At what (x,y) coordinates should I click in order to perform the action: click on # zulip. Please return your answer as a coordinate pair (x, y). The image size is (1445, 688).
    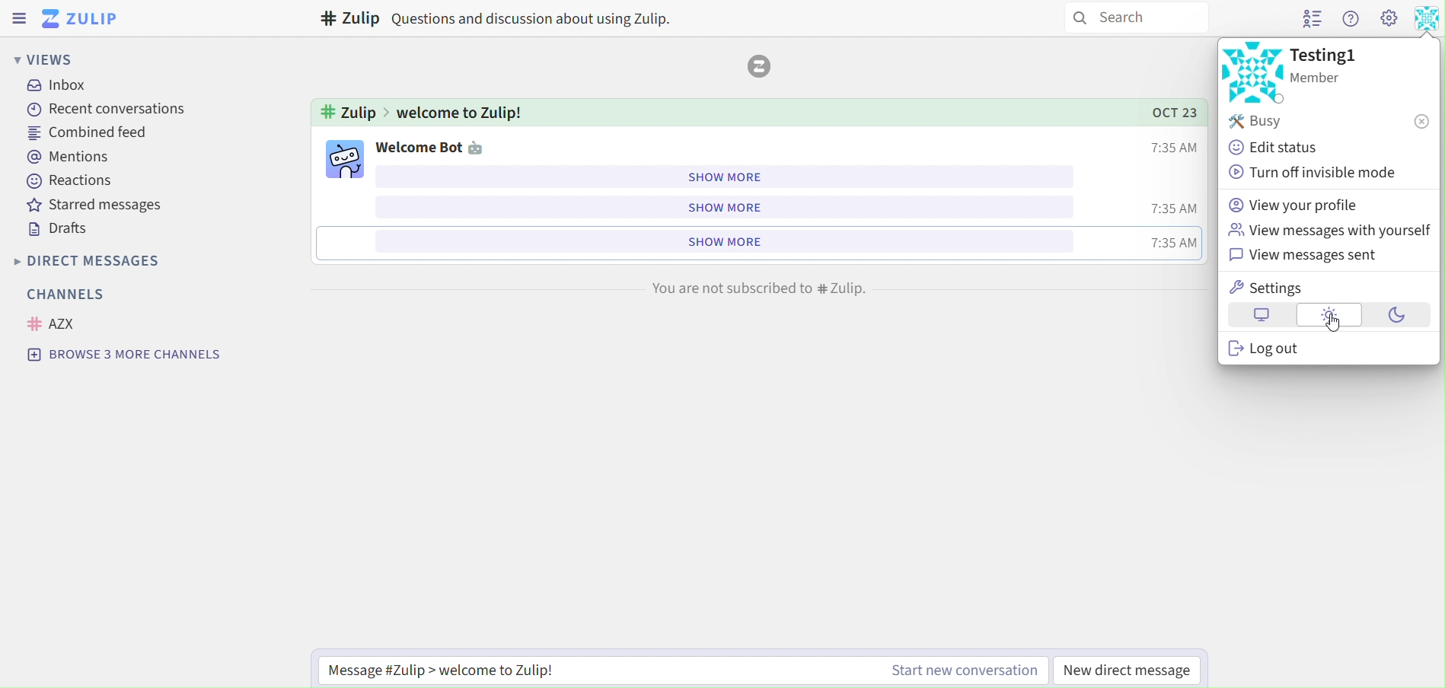
    Looking at the image, I should click on (349, 110).